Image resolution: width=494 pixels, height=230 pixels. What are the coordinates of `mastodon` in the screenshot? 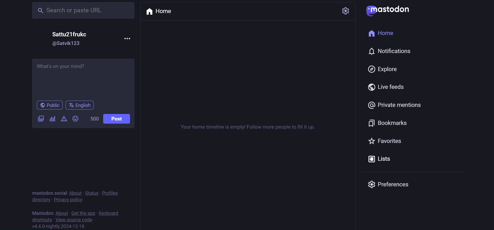 It's located at (43, 212).